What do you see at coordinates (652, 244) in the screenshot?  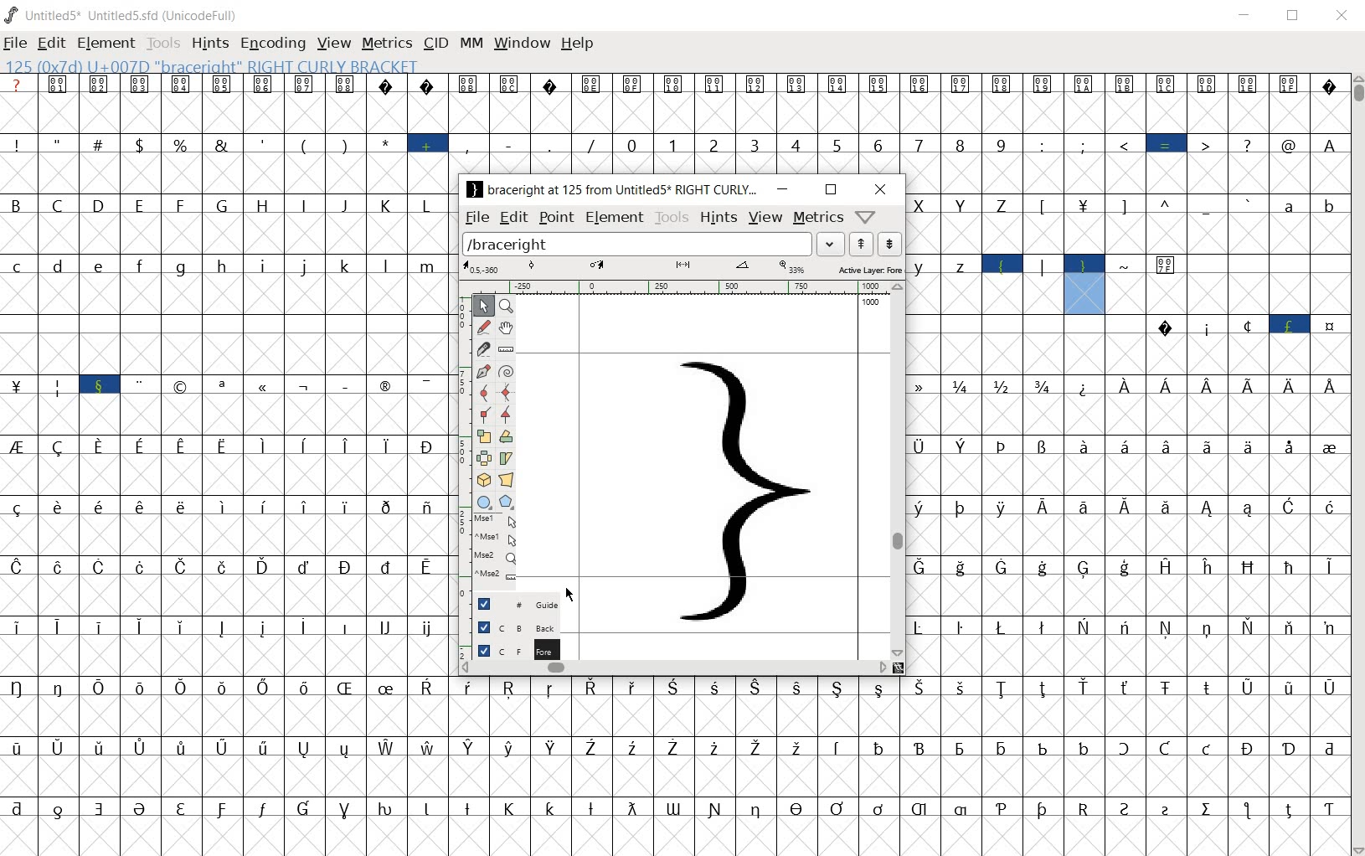 I see `load word list` at bounding box center [652, 244].